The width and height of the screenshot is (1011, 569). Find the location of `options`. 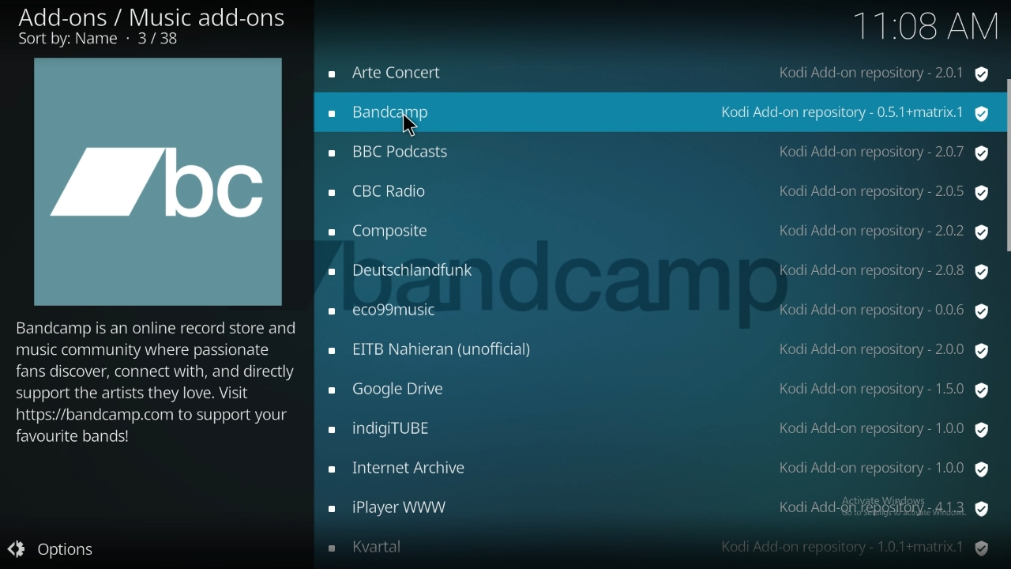

options is located at coordinates (52, 548).